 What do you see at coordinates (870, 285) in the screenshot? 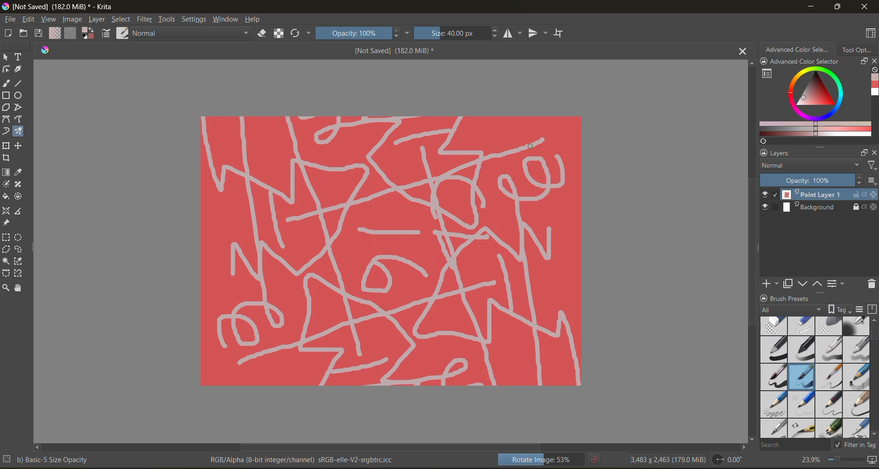
I see `delete layer` at bounding box center [870, 285].